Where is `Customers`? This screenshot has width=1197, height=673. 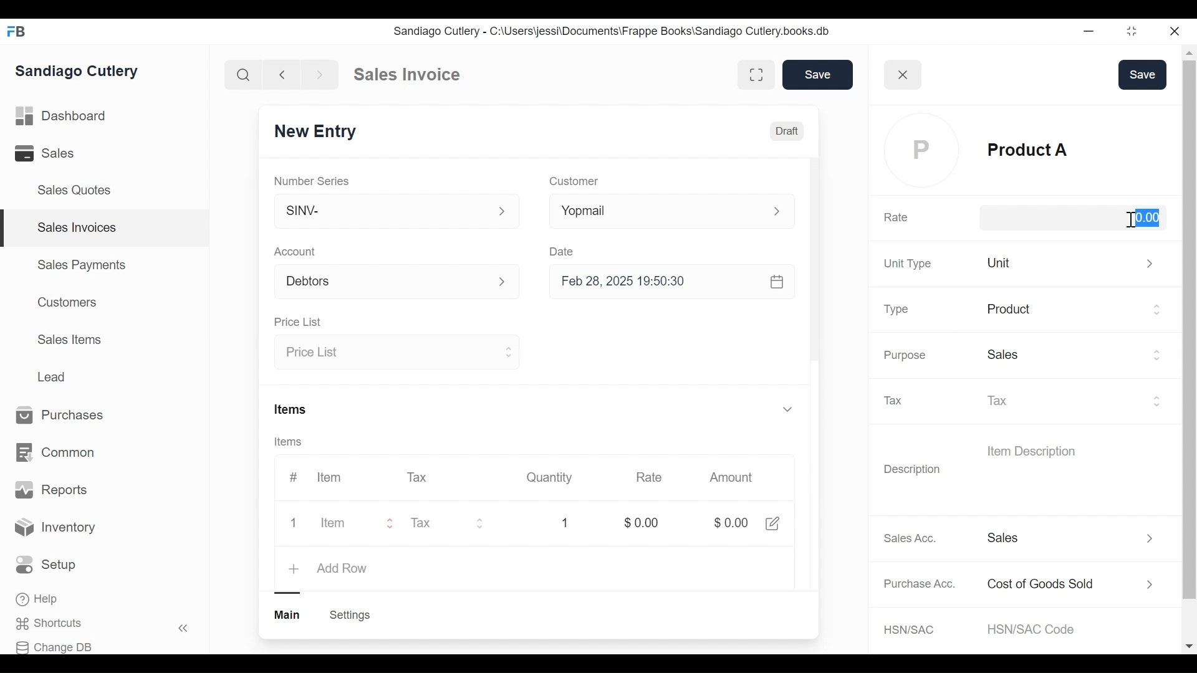
Customers is located at coordinates (64, 302).